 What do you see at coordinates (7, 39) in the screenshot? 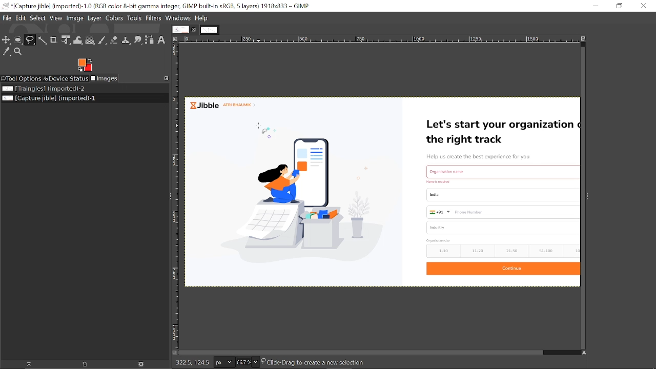
I see `Move tool` at bounding box center [7, 39].